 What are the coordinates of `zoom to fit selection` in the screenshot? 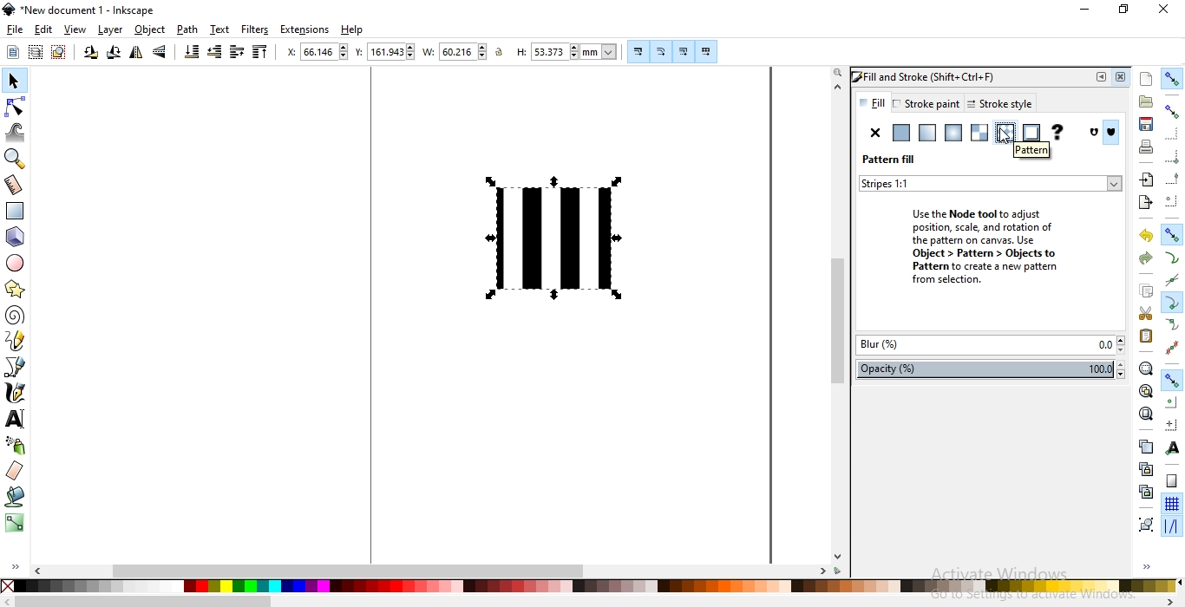 It's located at (1146, 368).